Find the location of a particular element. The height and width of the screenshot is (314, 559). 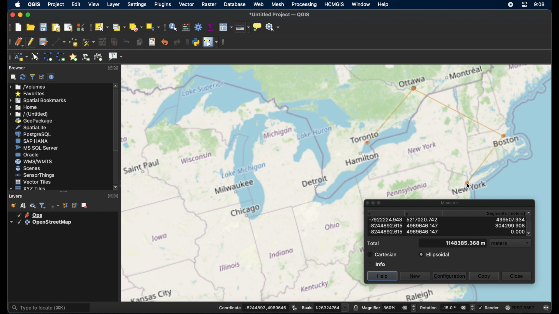

text annotation is located at coordinates (116, 57).